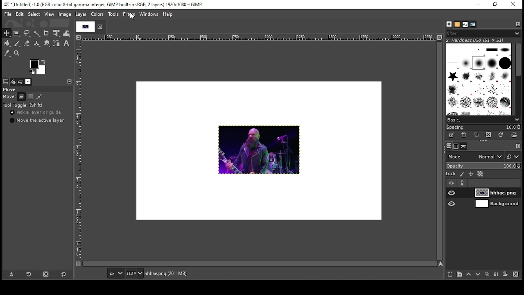 This screenshot has height=295, width=524. What do you see at coordinates (63, 275) in the screenshot?
I see `restore to defaults` at bounding box center [63, 275].